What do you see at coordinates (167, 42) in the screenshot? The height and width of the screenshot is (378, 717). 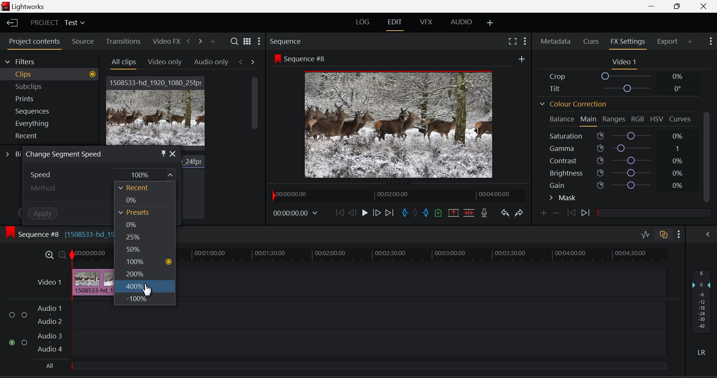 I see `Video FX Tab` at bounding box center [167, 42].